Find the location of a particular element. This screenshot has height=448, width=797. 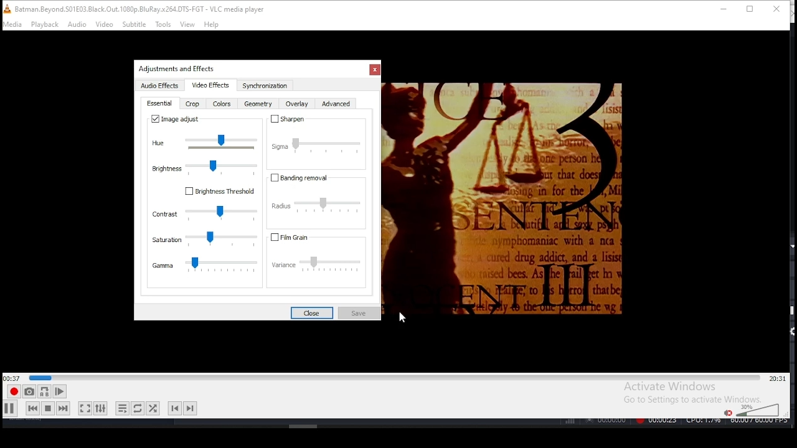

sigma is located at coordinates (316, 142).